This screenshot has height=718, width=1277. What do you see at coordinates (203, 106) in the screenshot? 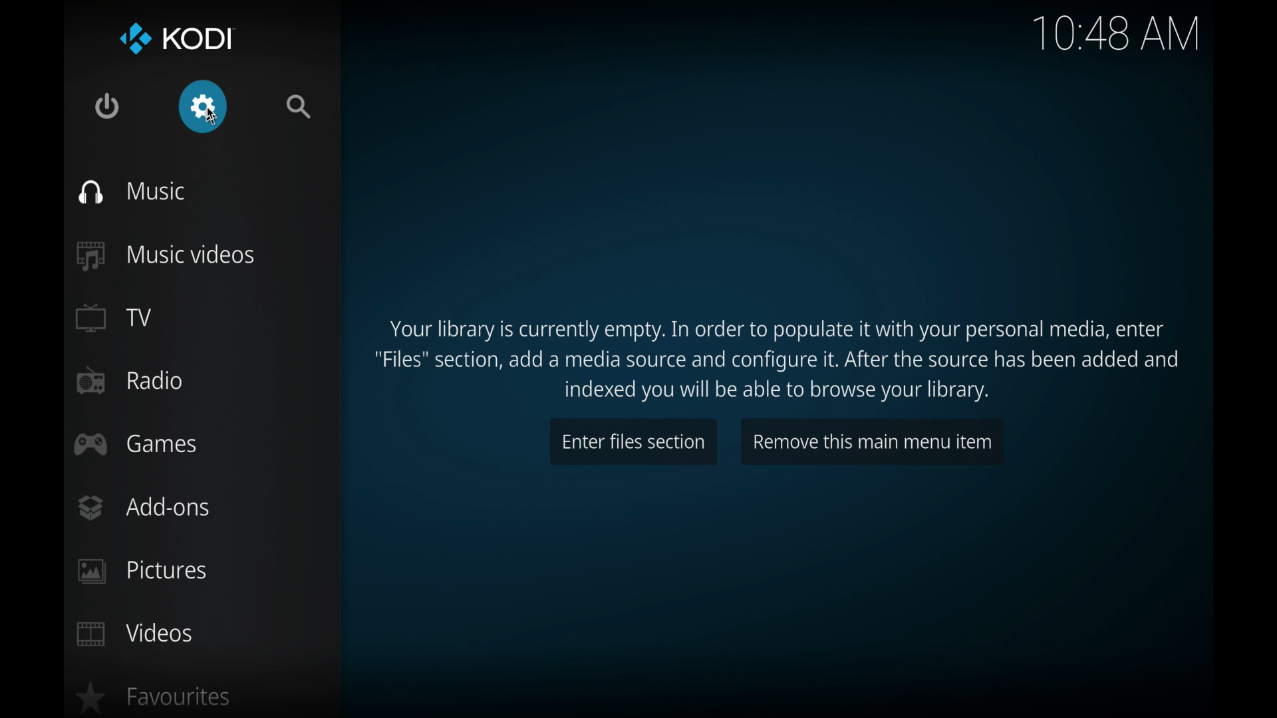
I see `settings` at bounding box center [203, 106].